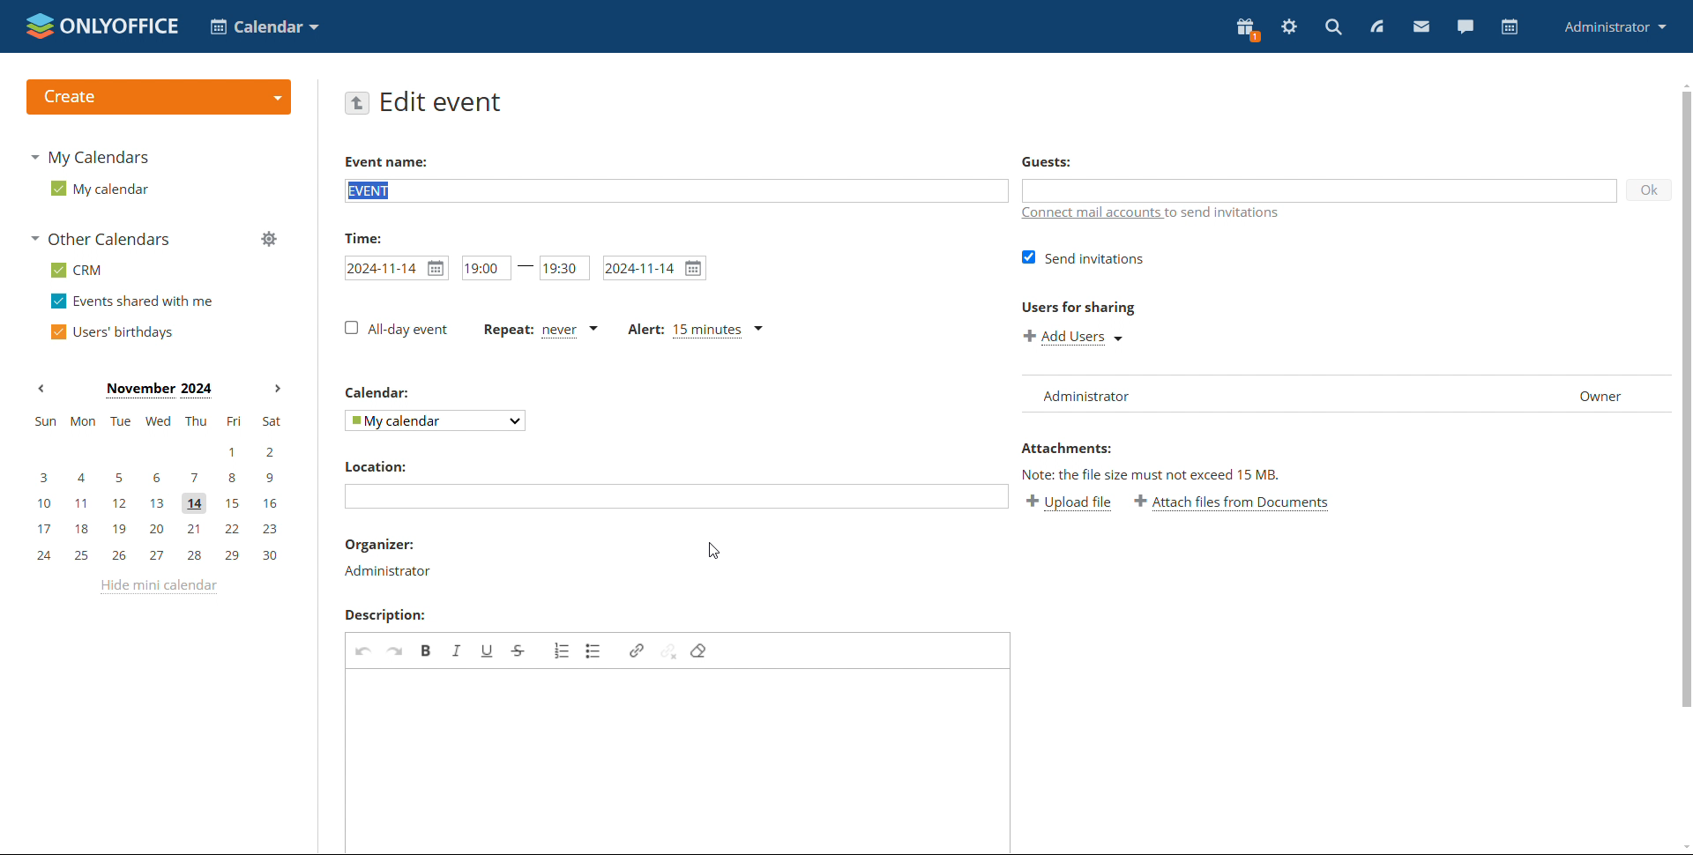  What do you see at coordinates (370, 468) in the screenshot?
I see `Location` at bounding box center [370, 468].